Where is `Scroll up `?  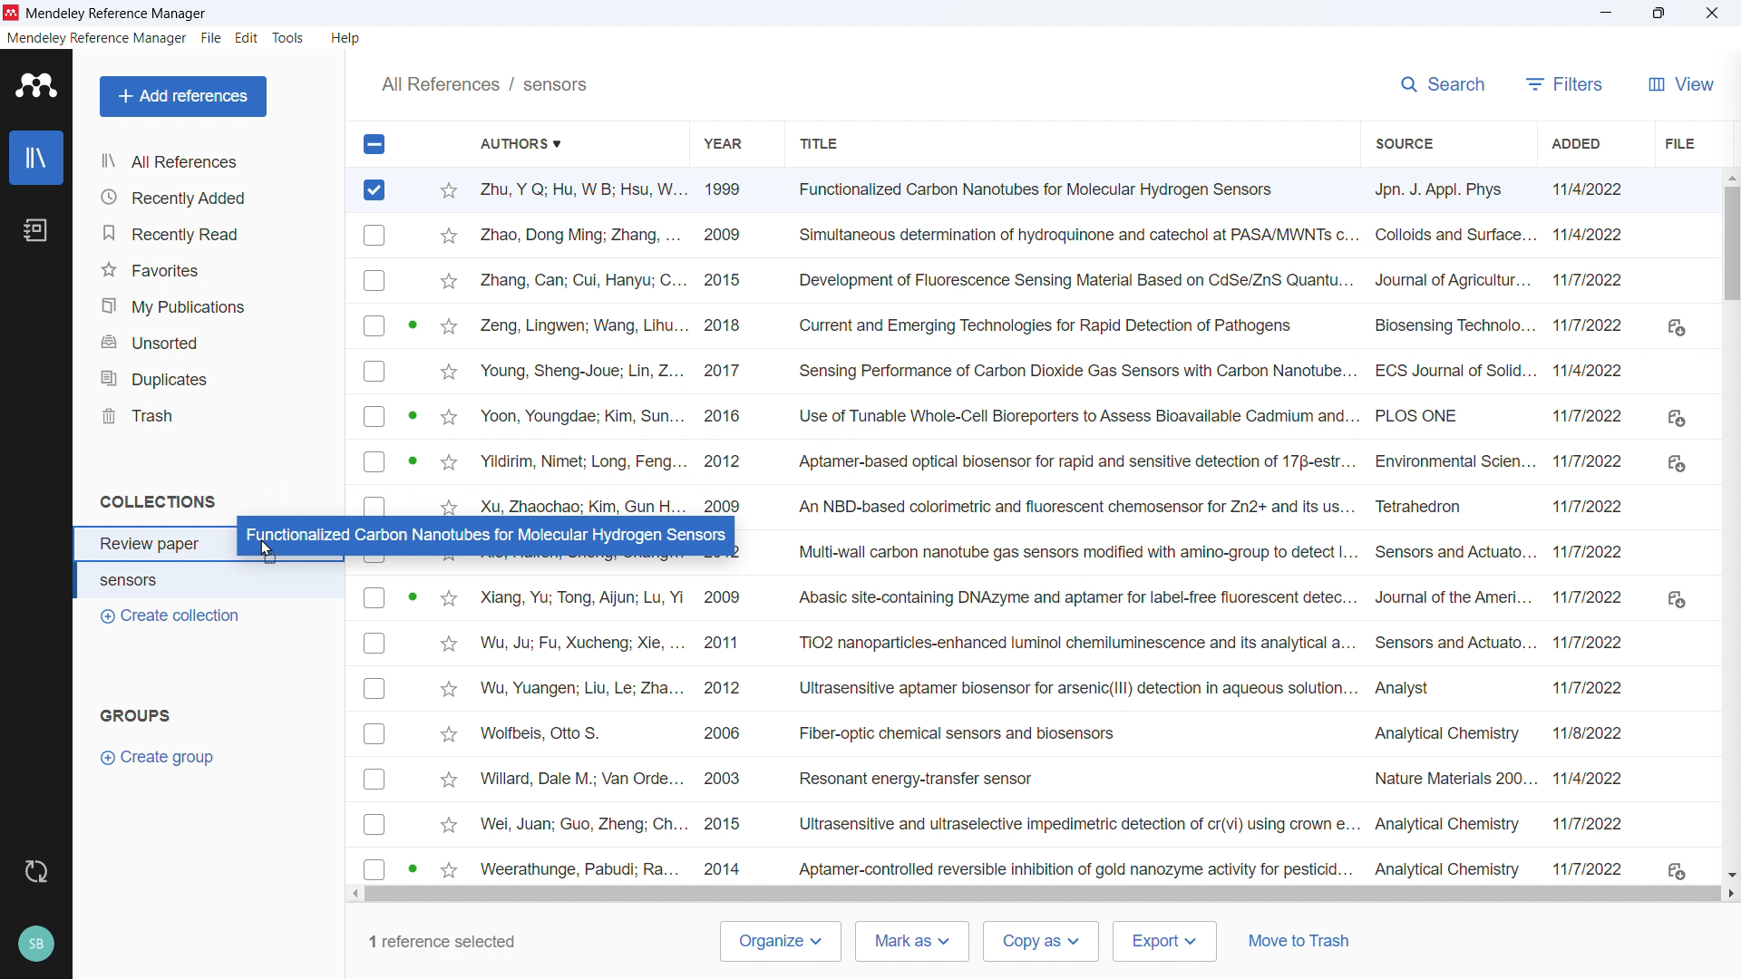 Scroll up  is located at coordinates (1730, 176).